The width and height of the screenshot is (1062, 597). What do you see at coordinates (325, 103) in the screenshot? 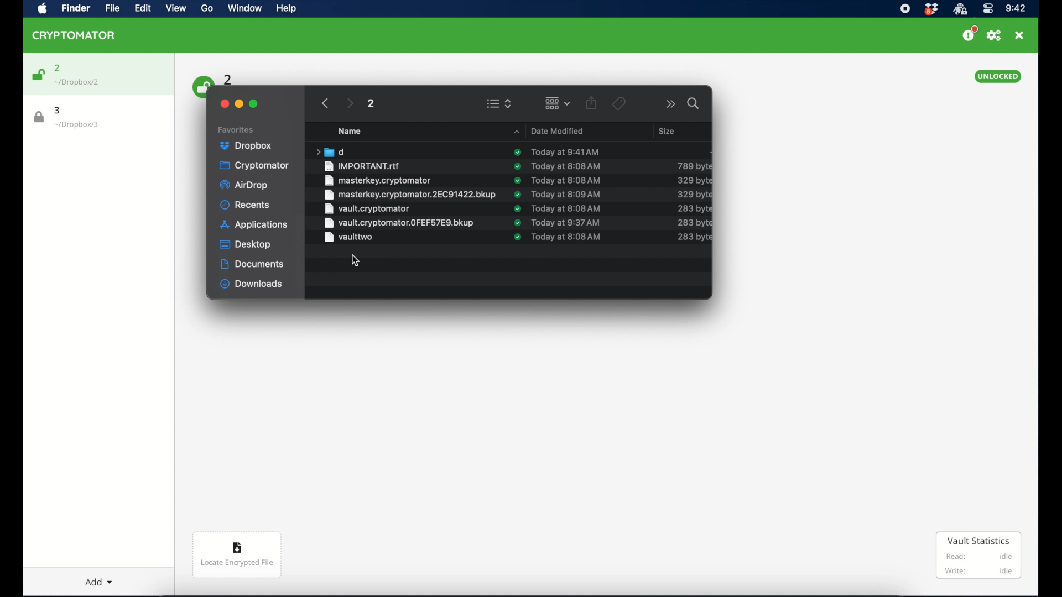
I see `previous` at bounding box center [325, 103].